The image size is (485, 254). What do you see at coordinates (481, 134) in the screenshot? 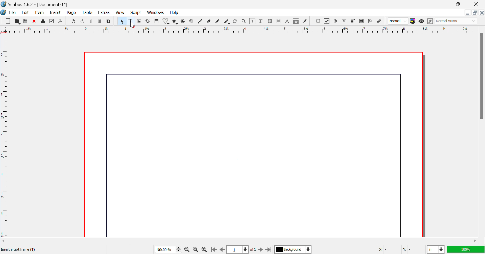
I see `Vertical Scroll Bar` at bounding box center [481, 134].